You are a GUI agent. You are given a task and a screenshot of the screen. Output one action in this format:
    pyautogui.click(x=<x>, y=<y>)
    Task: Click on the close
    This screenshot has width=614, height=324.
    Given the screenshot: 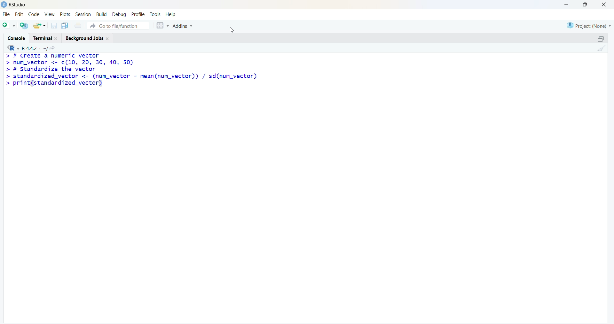 What is the action you would take?
    pyautogui.click(x=604, y=4)
    